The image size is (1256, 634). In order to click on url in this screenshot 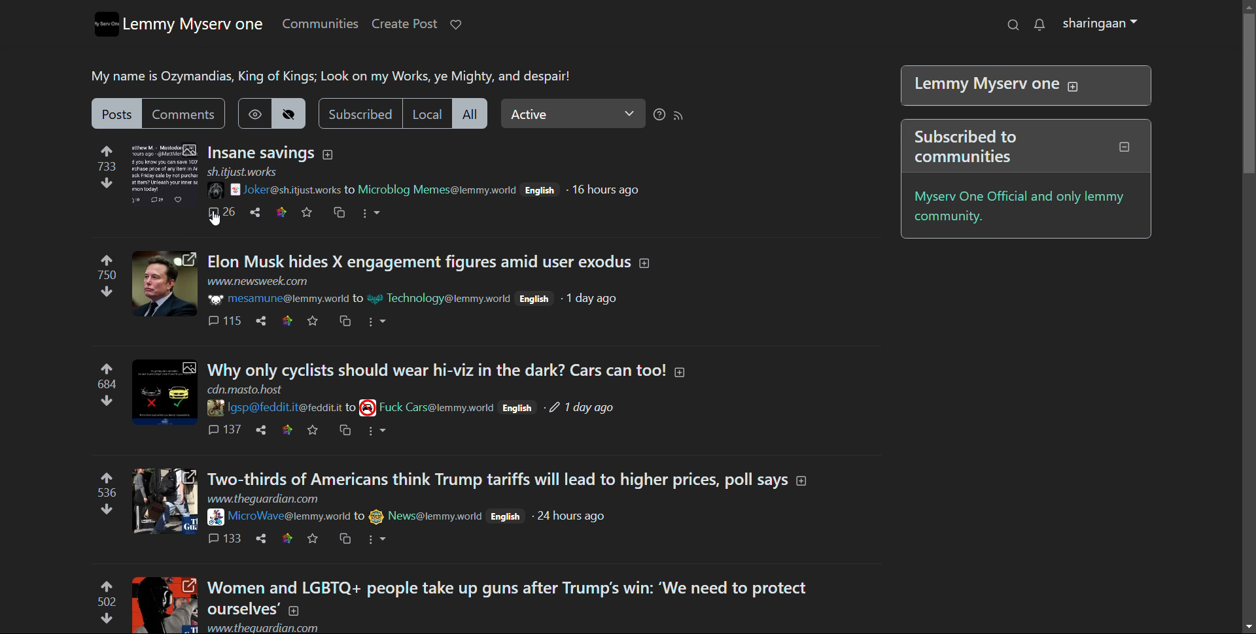, I will do `click(262, 499)`.